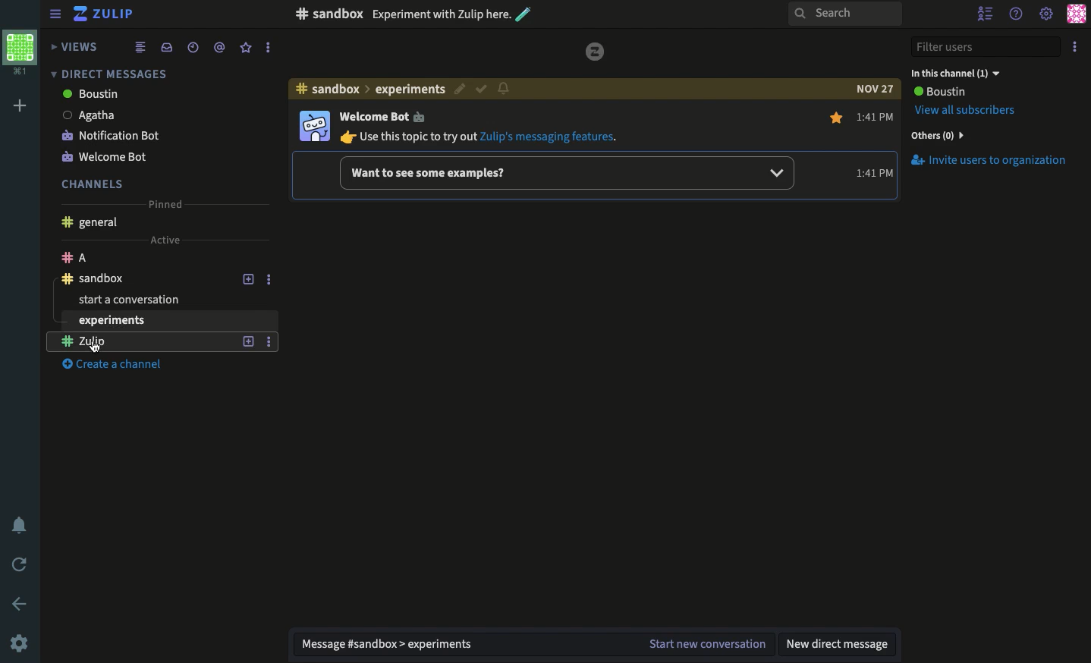  What do you see at coordinates (142, 95) in the screenshot?
I see `boustin` at bounding box center [142, 95].